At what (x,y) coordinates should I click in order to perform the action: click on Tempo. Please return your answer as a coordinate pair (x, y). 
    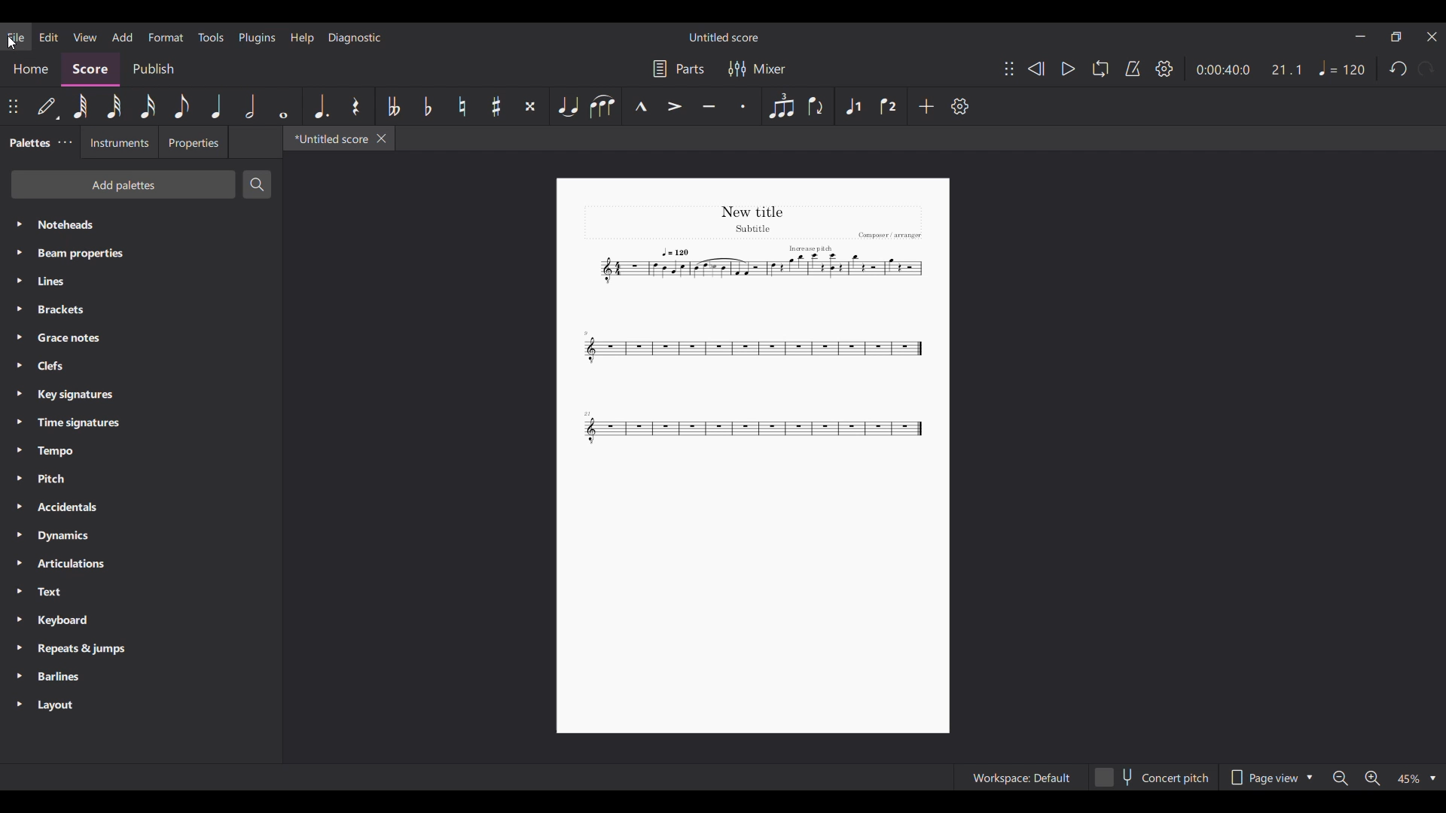
    Looking at the image, I should click on (141, 451).